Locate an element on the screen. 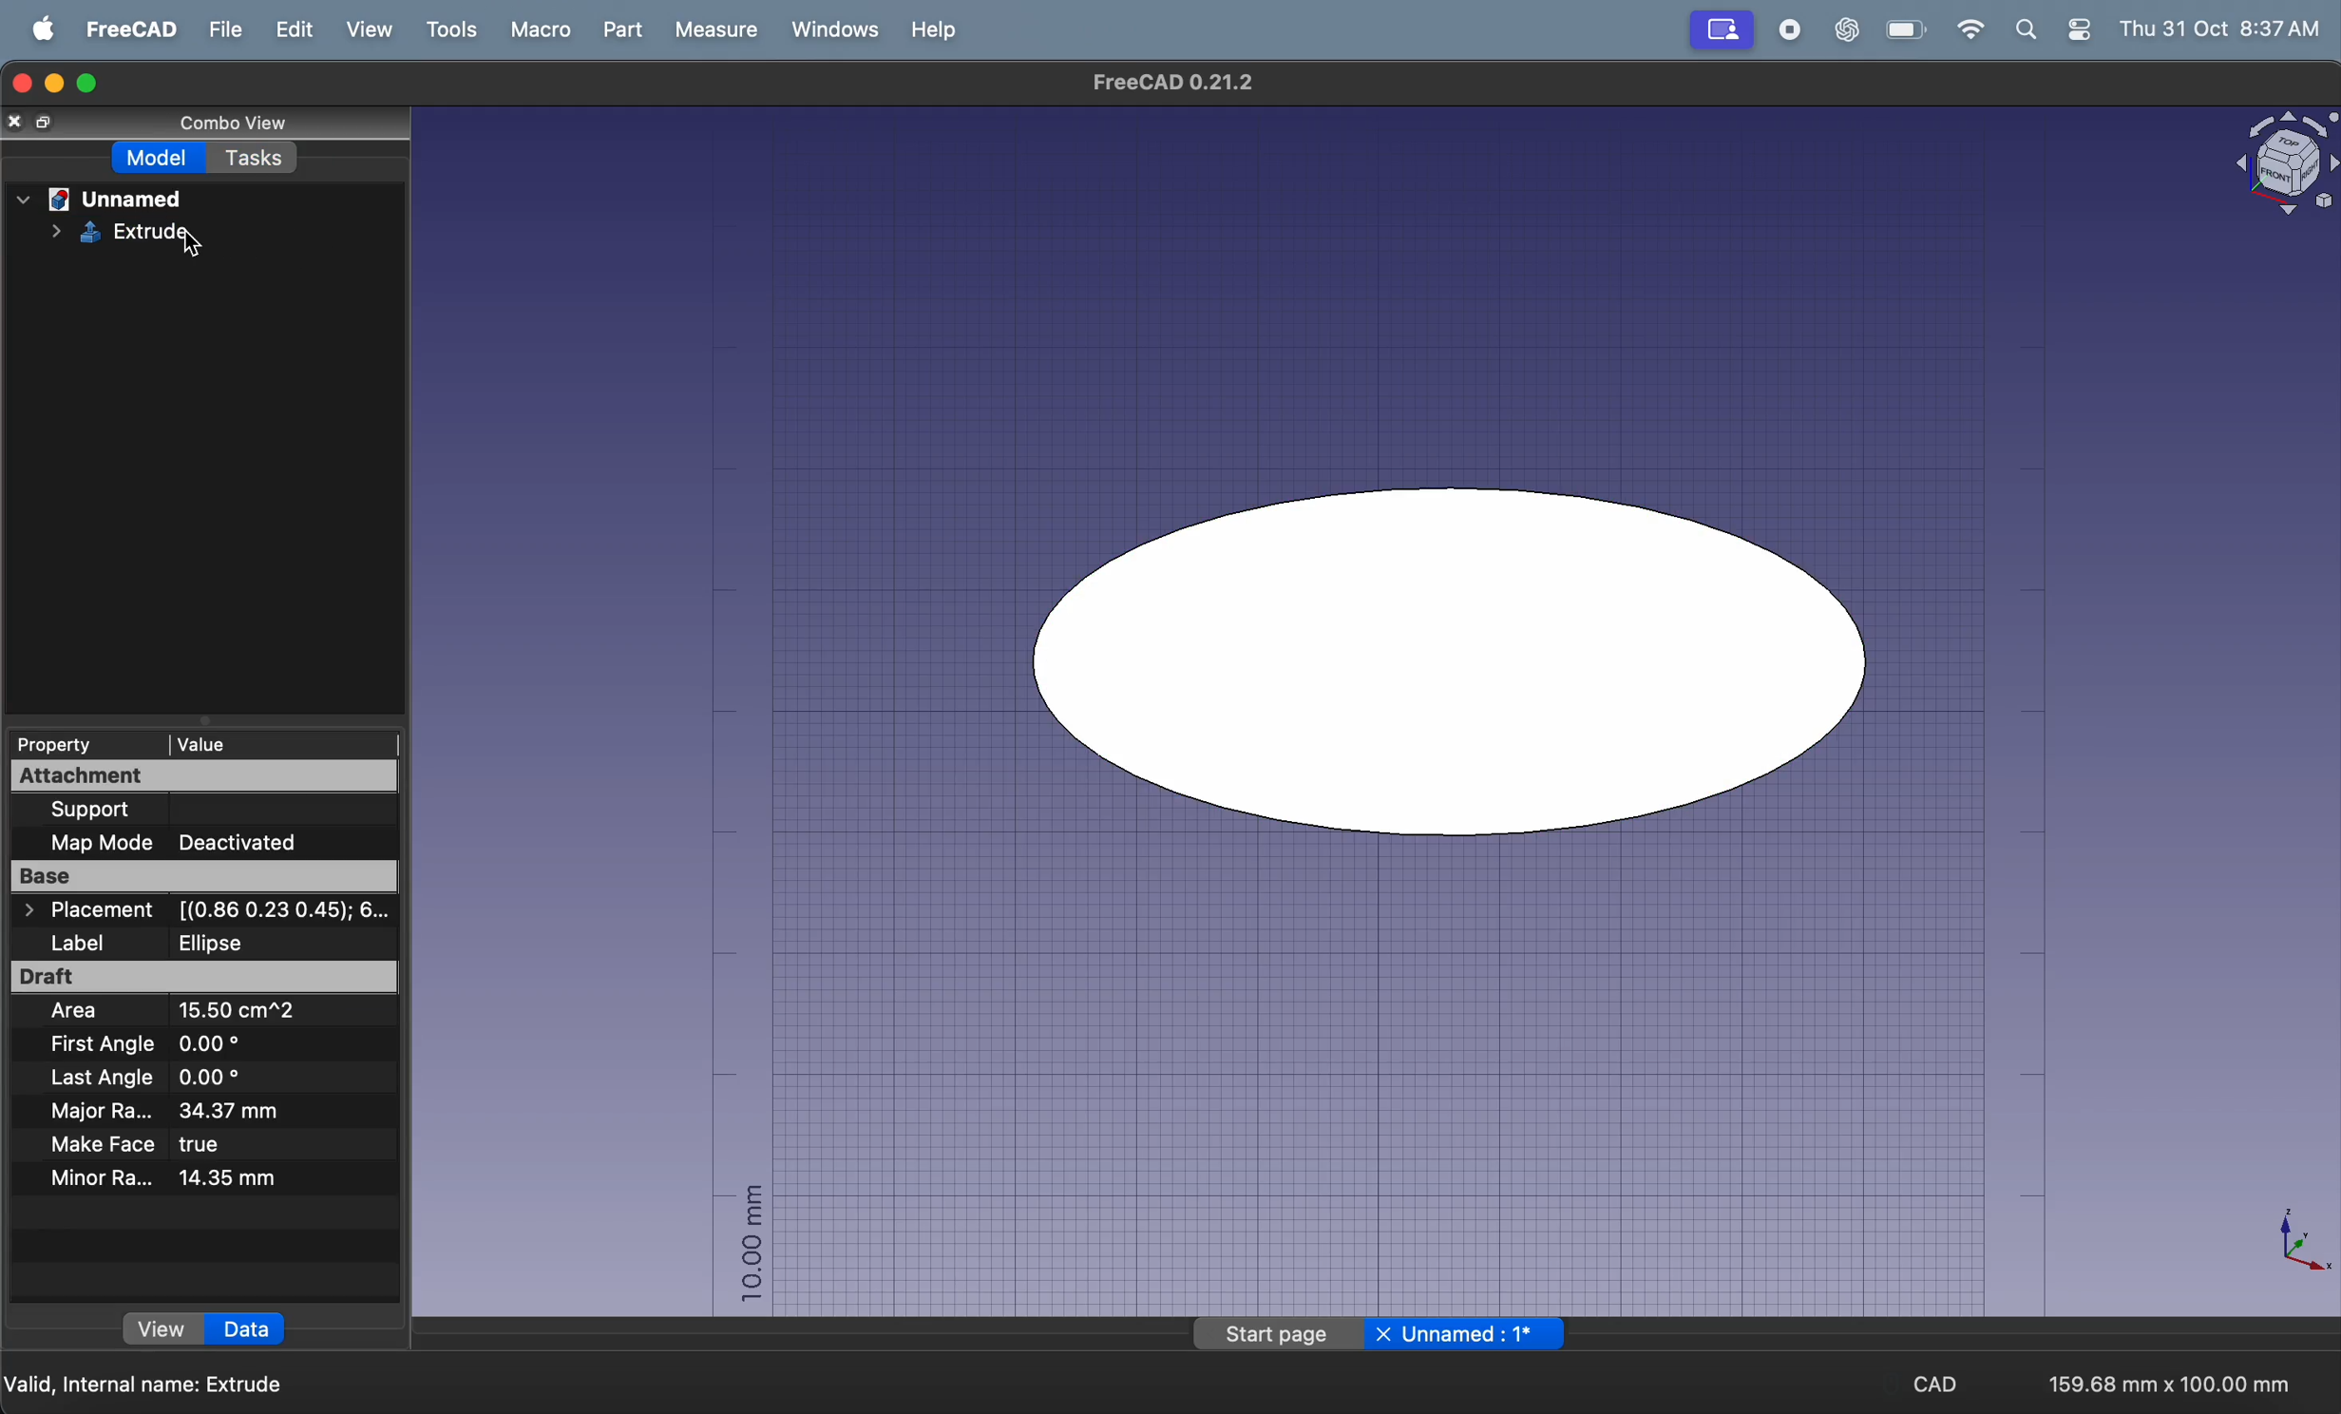 The height and width of the screenshot is (1414, 2341). object title is located at coordinates (2260, 165).